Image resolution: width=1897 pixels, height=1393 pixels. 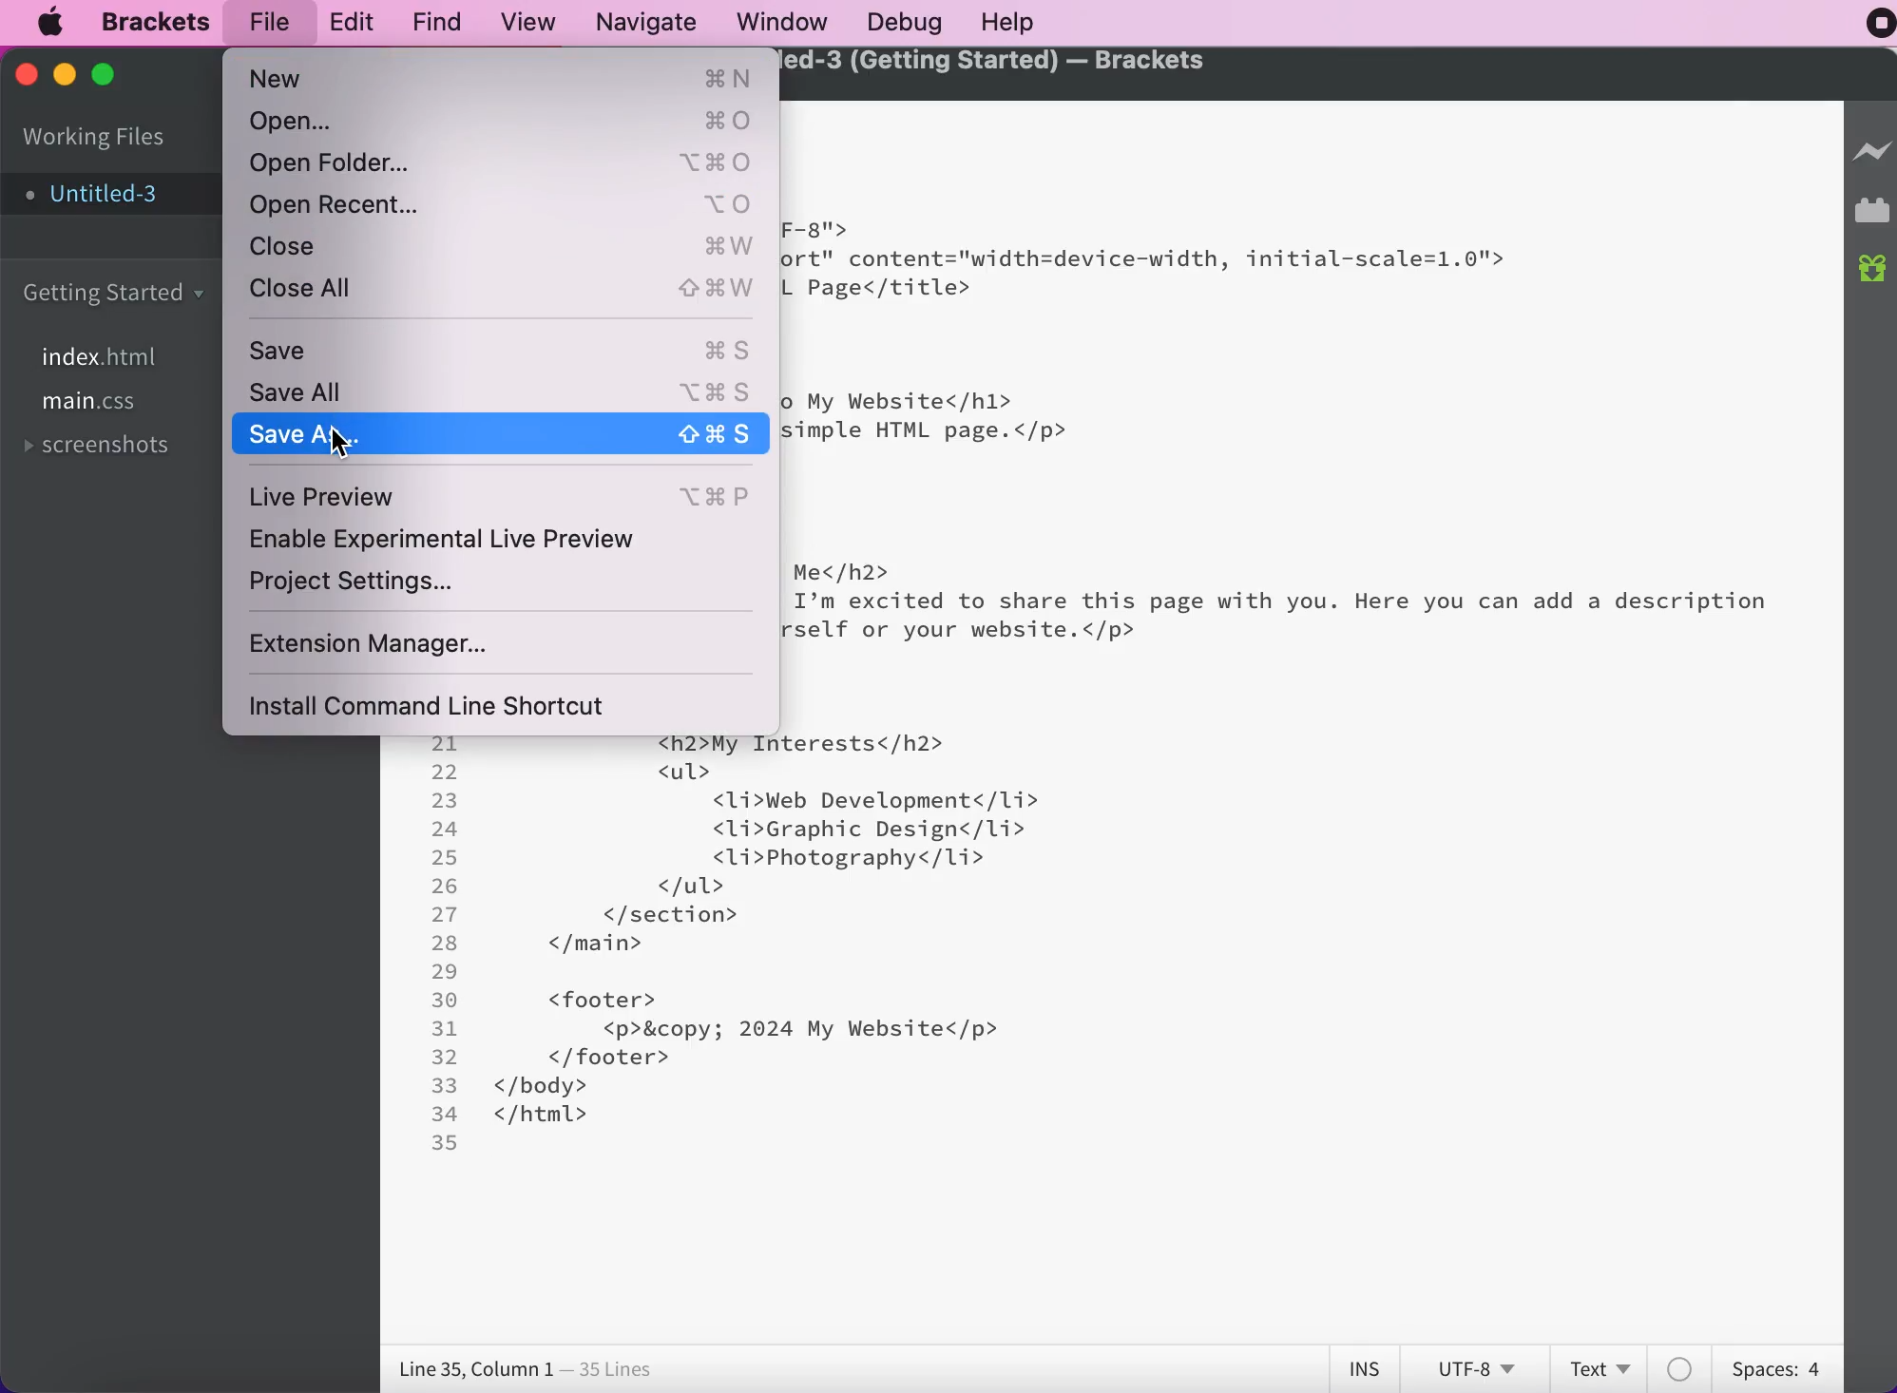 I want to click on edit, so click(x=355, y=19).